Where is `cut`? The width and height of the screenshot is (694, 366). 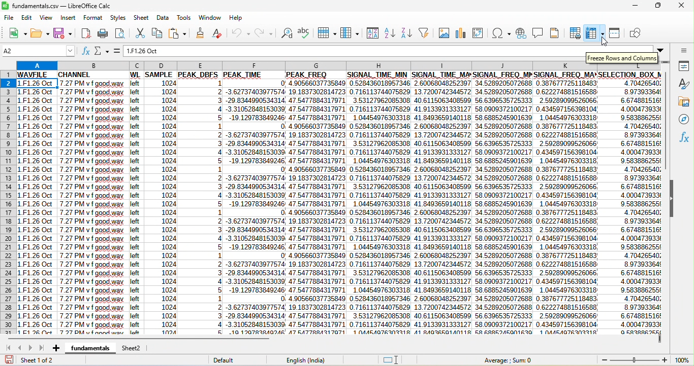
cut is located at coordinates (139, 32).